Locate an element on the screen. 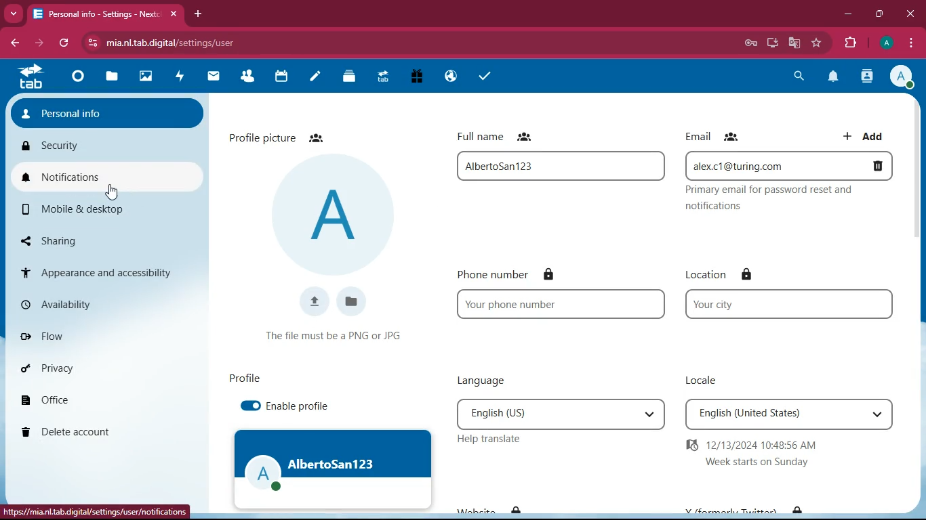  Friends is located at coordinates (320, 138).